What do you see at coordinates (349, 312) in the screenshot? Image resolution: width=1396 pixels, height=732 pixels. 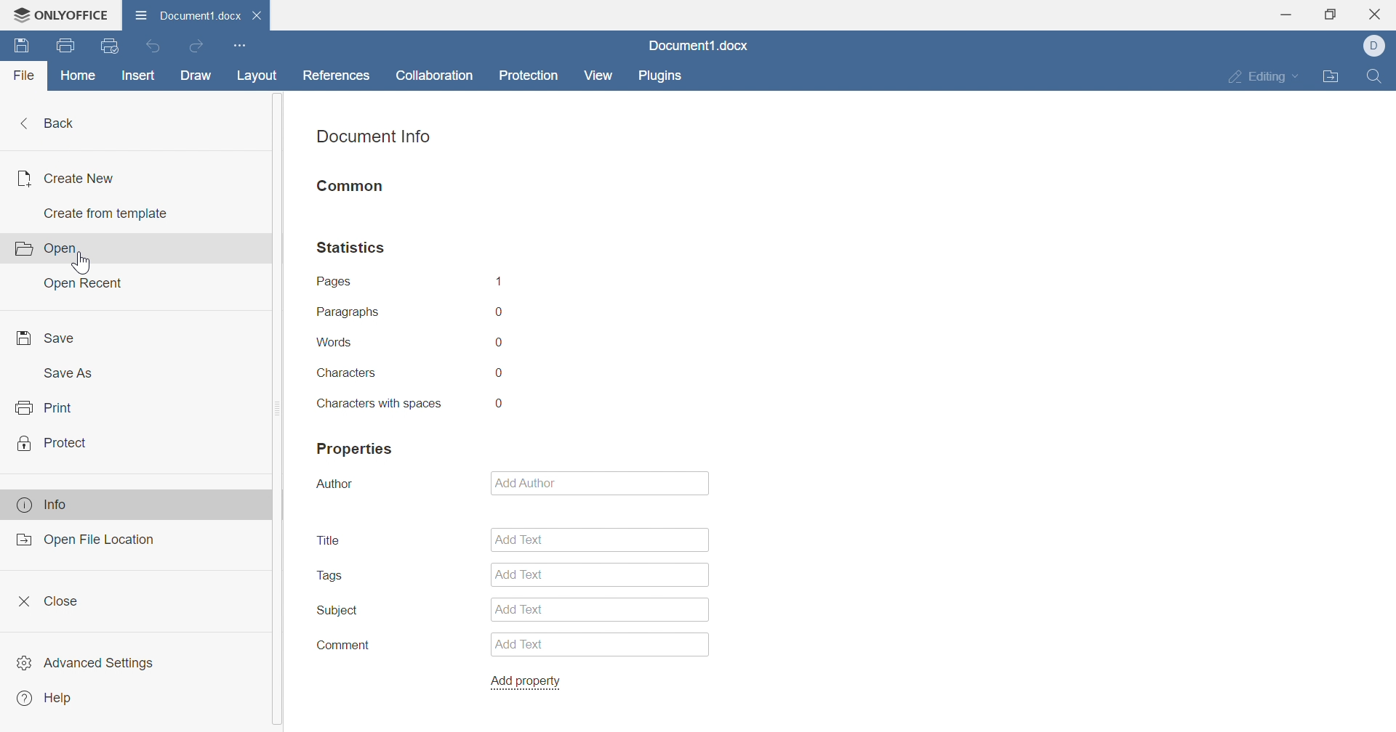 I see `paragraphs` at bounding box center [349, 312].